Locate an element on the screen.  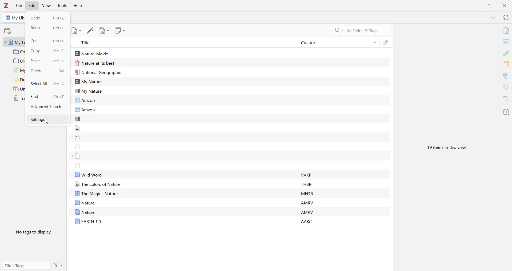
Advanced Search is located at coordinates (47, 107).